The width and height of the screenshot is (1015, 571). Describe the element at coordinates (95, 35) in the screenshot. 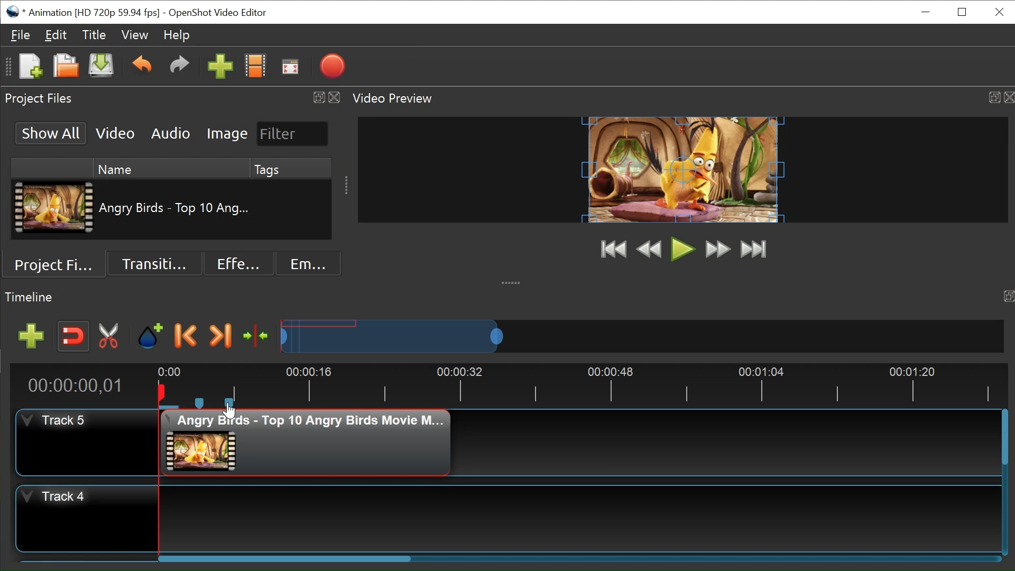

I see `Title` at that location.